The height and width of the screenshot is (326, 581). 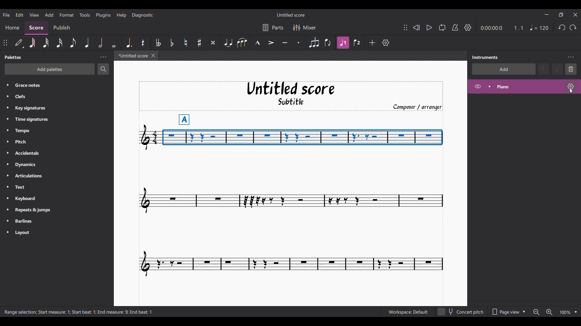 What do you see at coordinates (408, 312) in the screenshot?
I see `Current workspace settings` at bounding box center [408, 312].